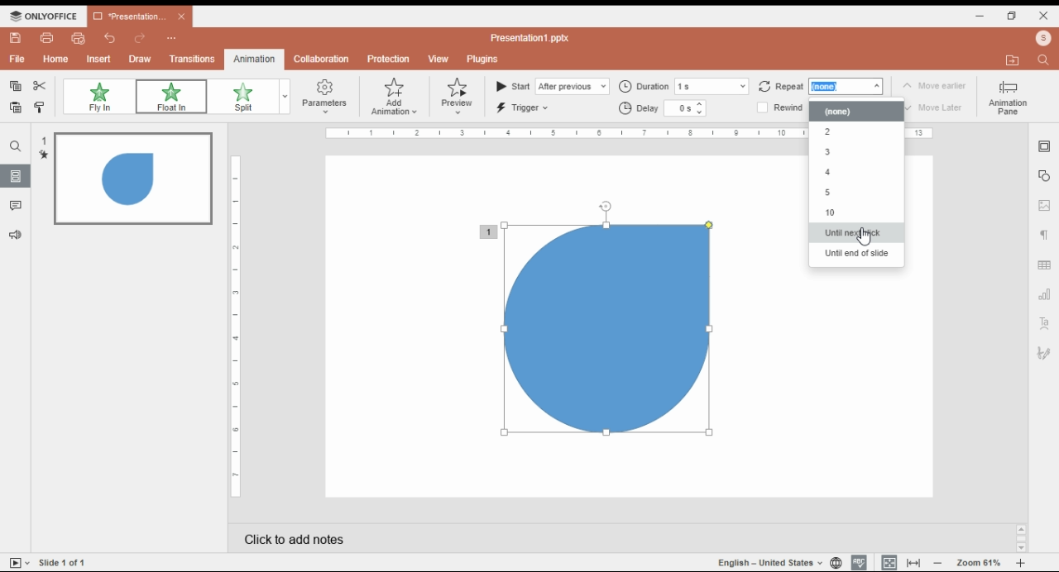 This screenshot has width=1059, height=572. What do you see at coordinates (98, 97) in the screenshot?
I see `fly in` at bounding box center [98, 97].